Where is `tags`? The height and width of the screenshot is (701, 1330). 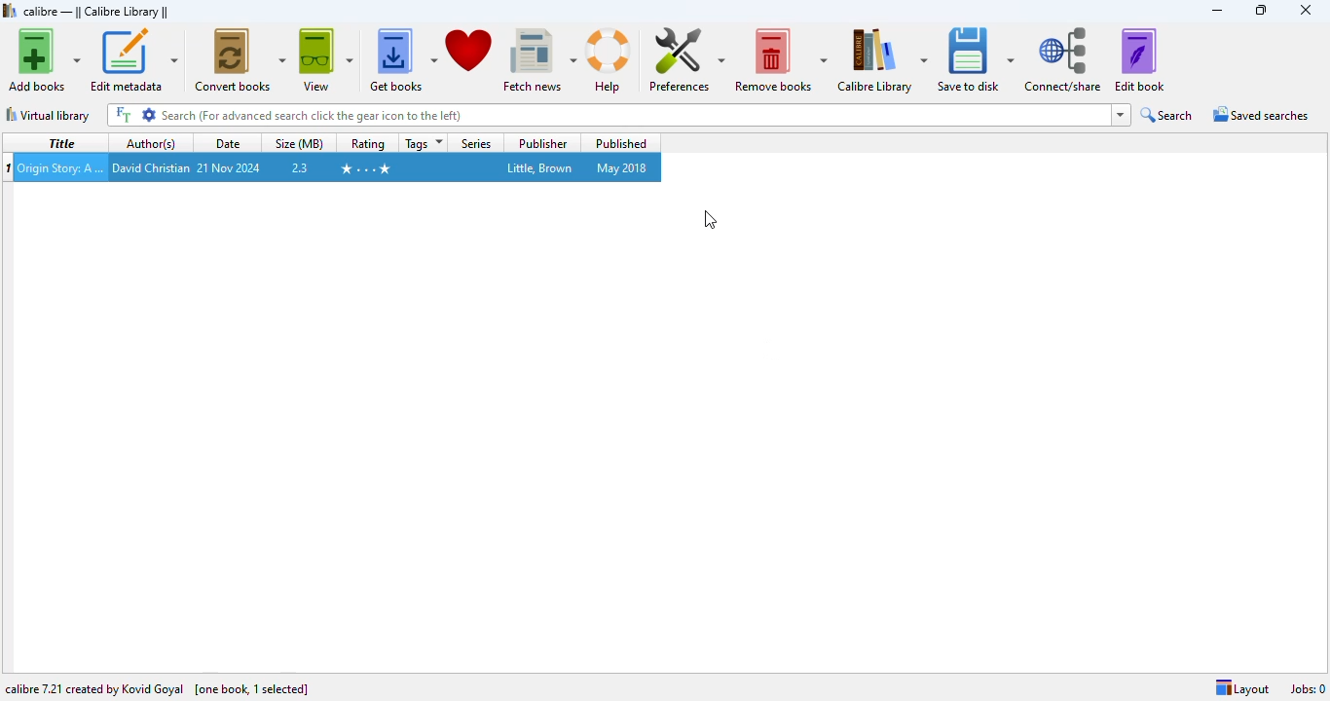 tags is located at coordinates (425, 143).